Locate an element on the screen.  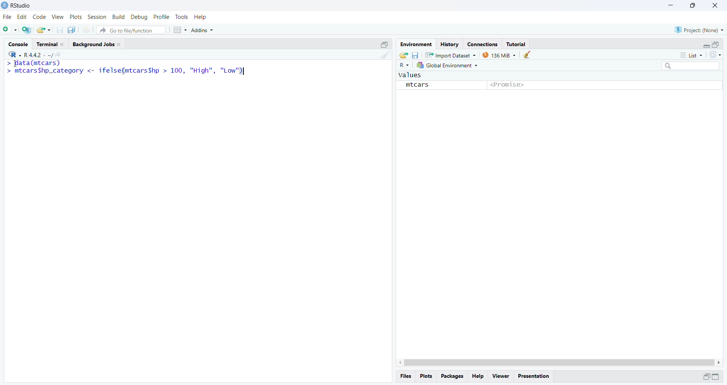
Help is located at coordinates (479, 376).